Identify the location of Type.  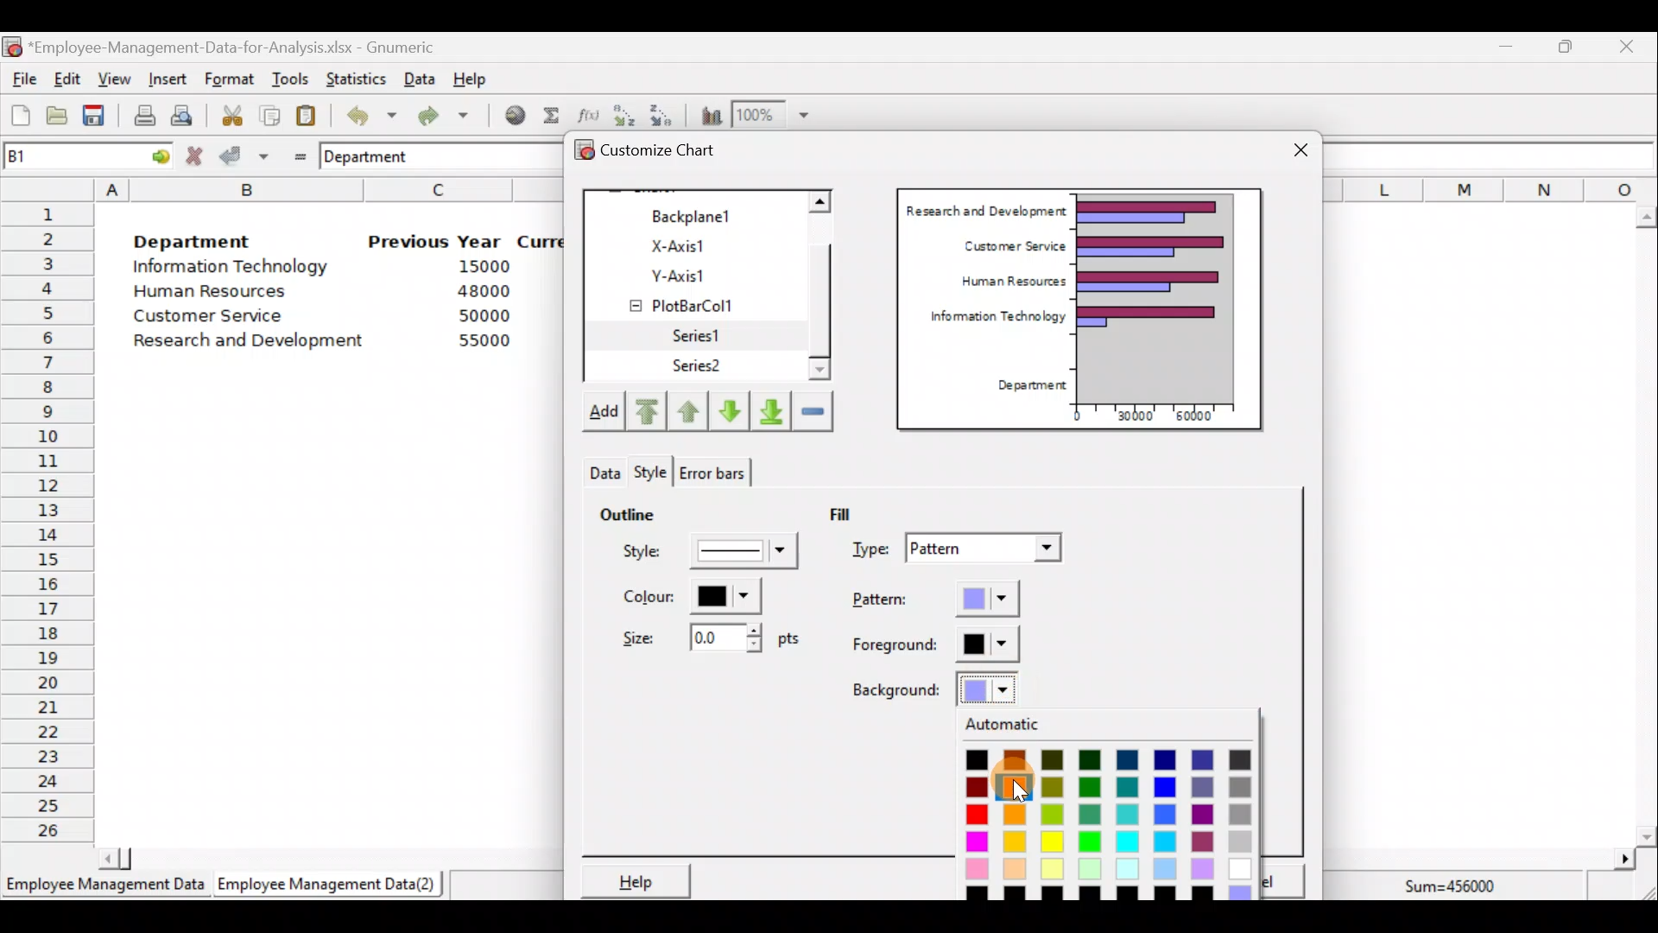
(960, 550).